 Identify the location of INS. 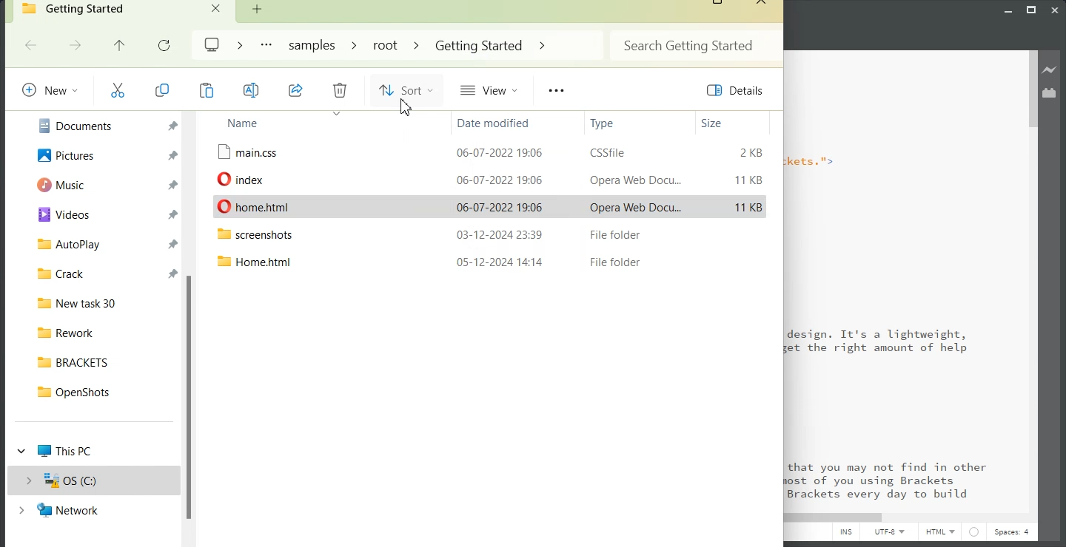
(845, 534).